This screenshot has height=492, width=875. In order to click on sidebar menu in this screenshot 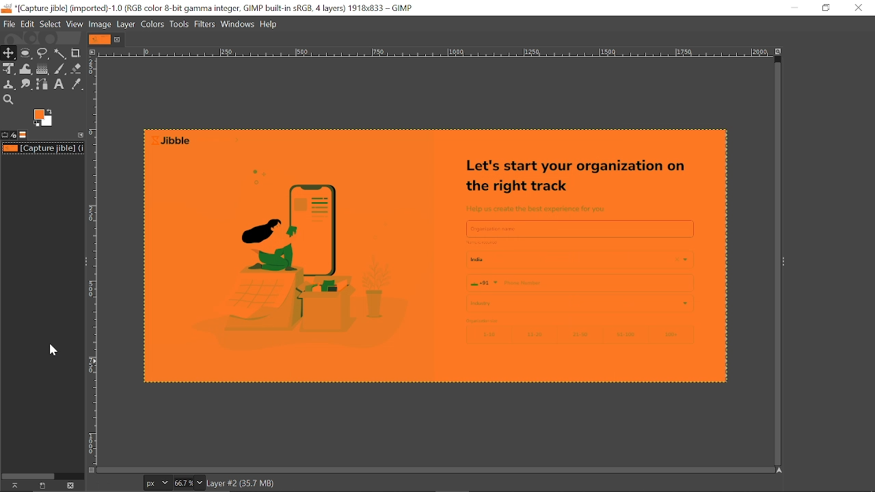, I will do `click(783, 260)`.